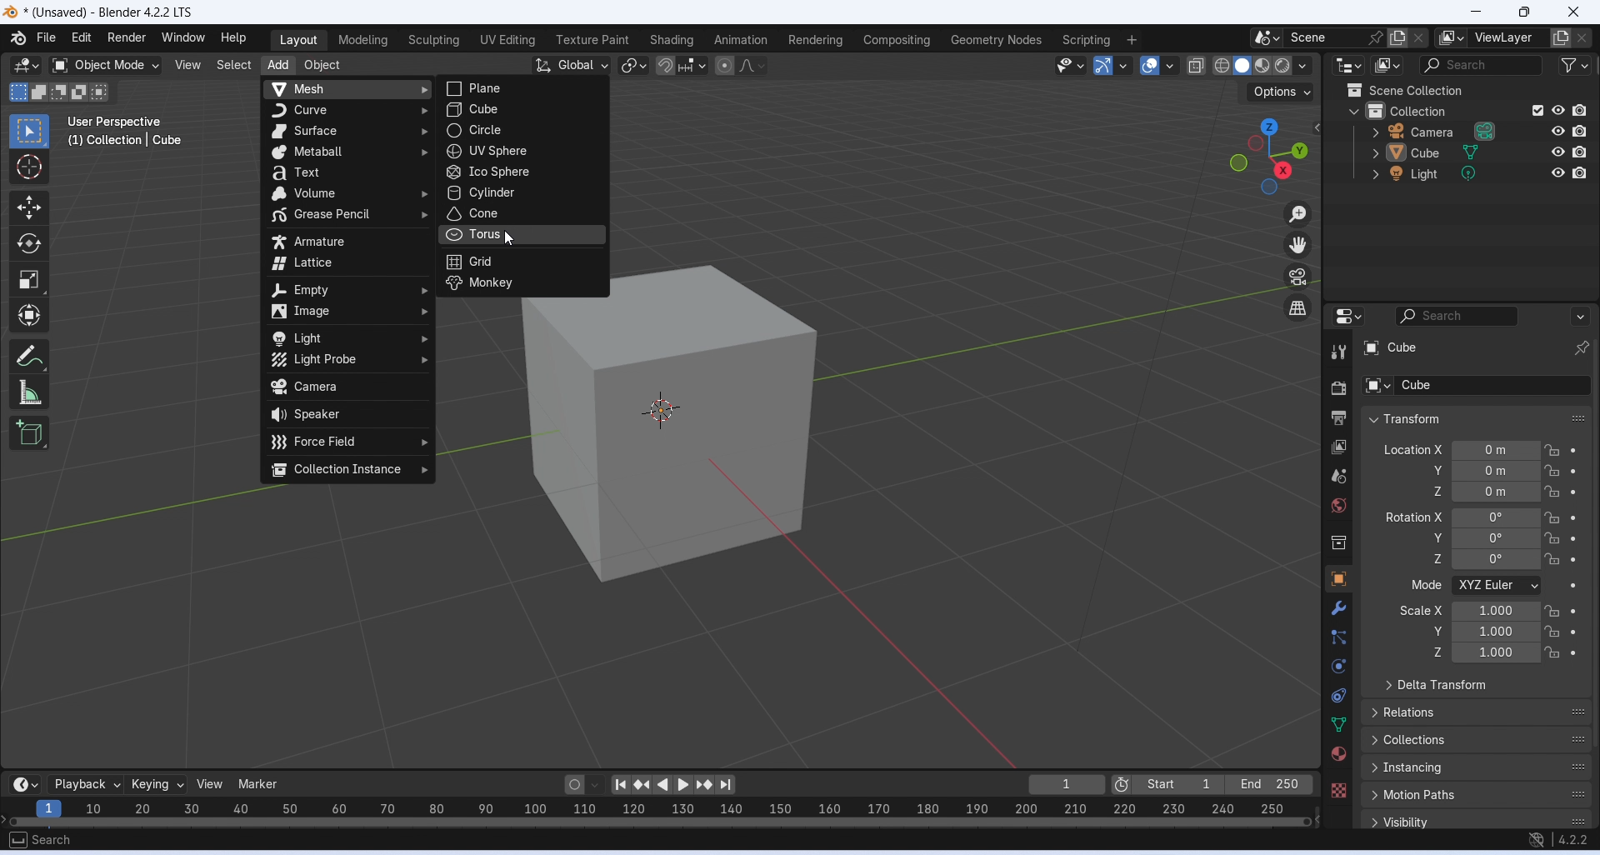 Image resolution: width=1600 pixels, height=855 pixels. I want to click on Horizontal slider, so click(662, 822).